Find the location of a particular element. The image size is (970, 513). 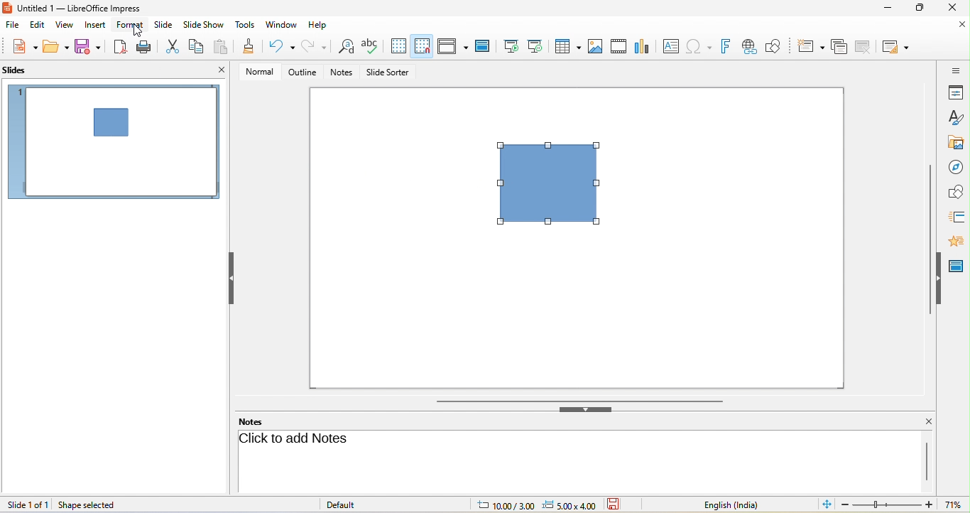

fit slide to current window is located at coordinates (824, 504).